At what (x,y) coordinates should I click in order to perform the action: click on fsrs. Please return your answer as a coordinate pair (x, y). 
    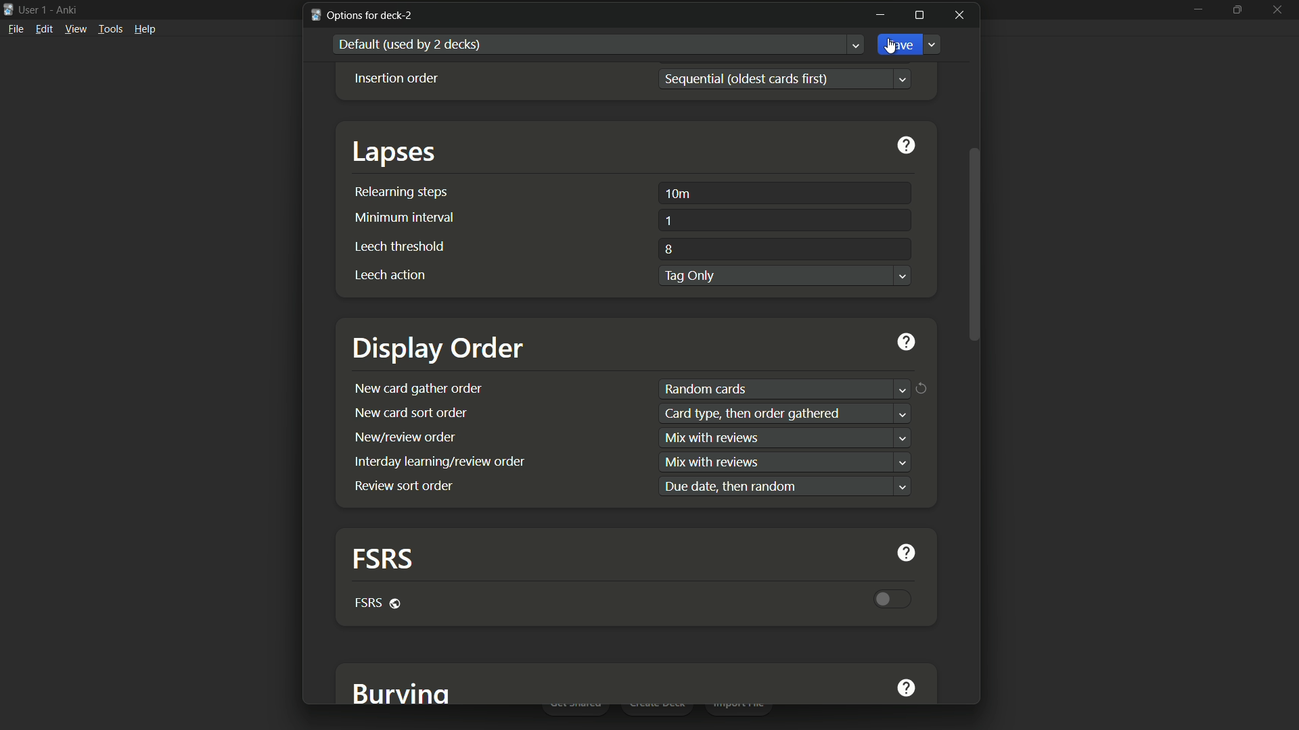
    Looking at the image, I should click on (379, 558).